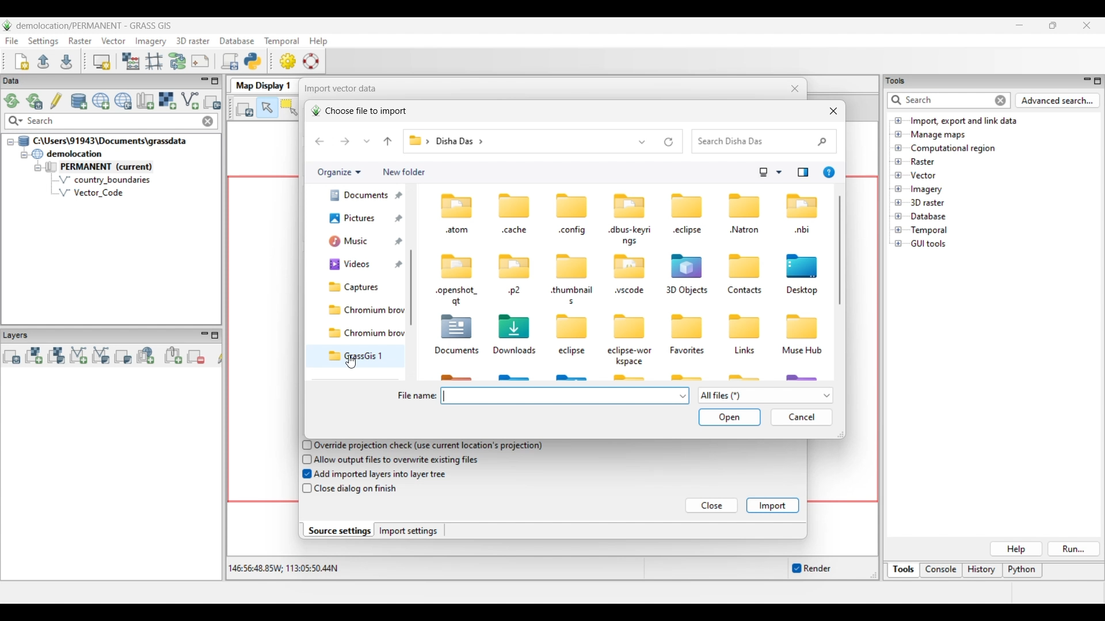  What do you see at coordinates (80, 41) in the screenshot?
I see `Raster menu` at bounding box center [80, 41].